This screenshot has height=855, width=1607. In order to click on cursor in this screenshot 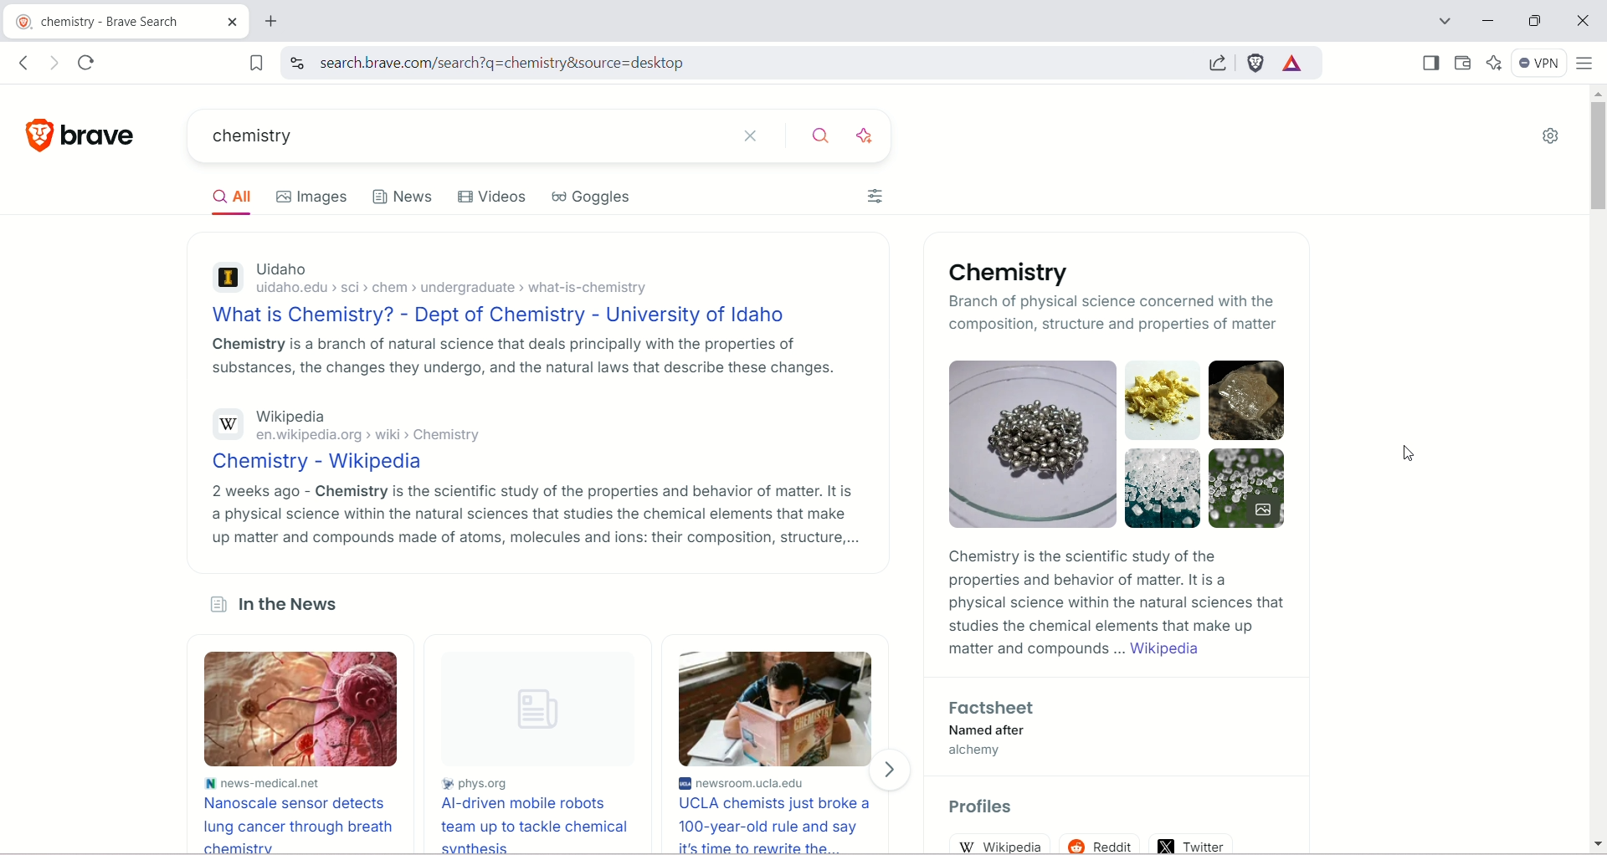, I will do `click(1407, 453)`.